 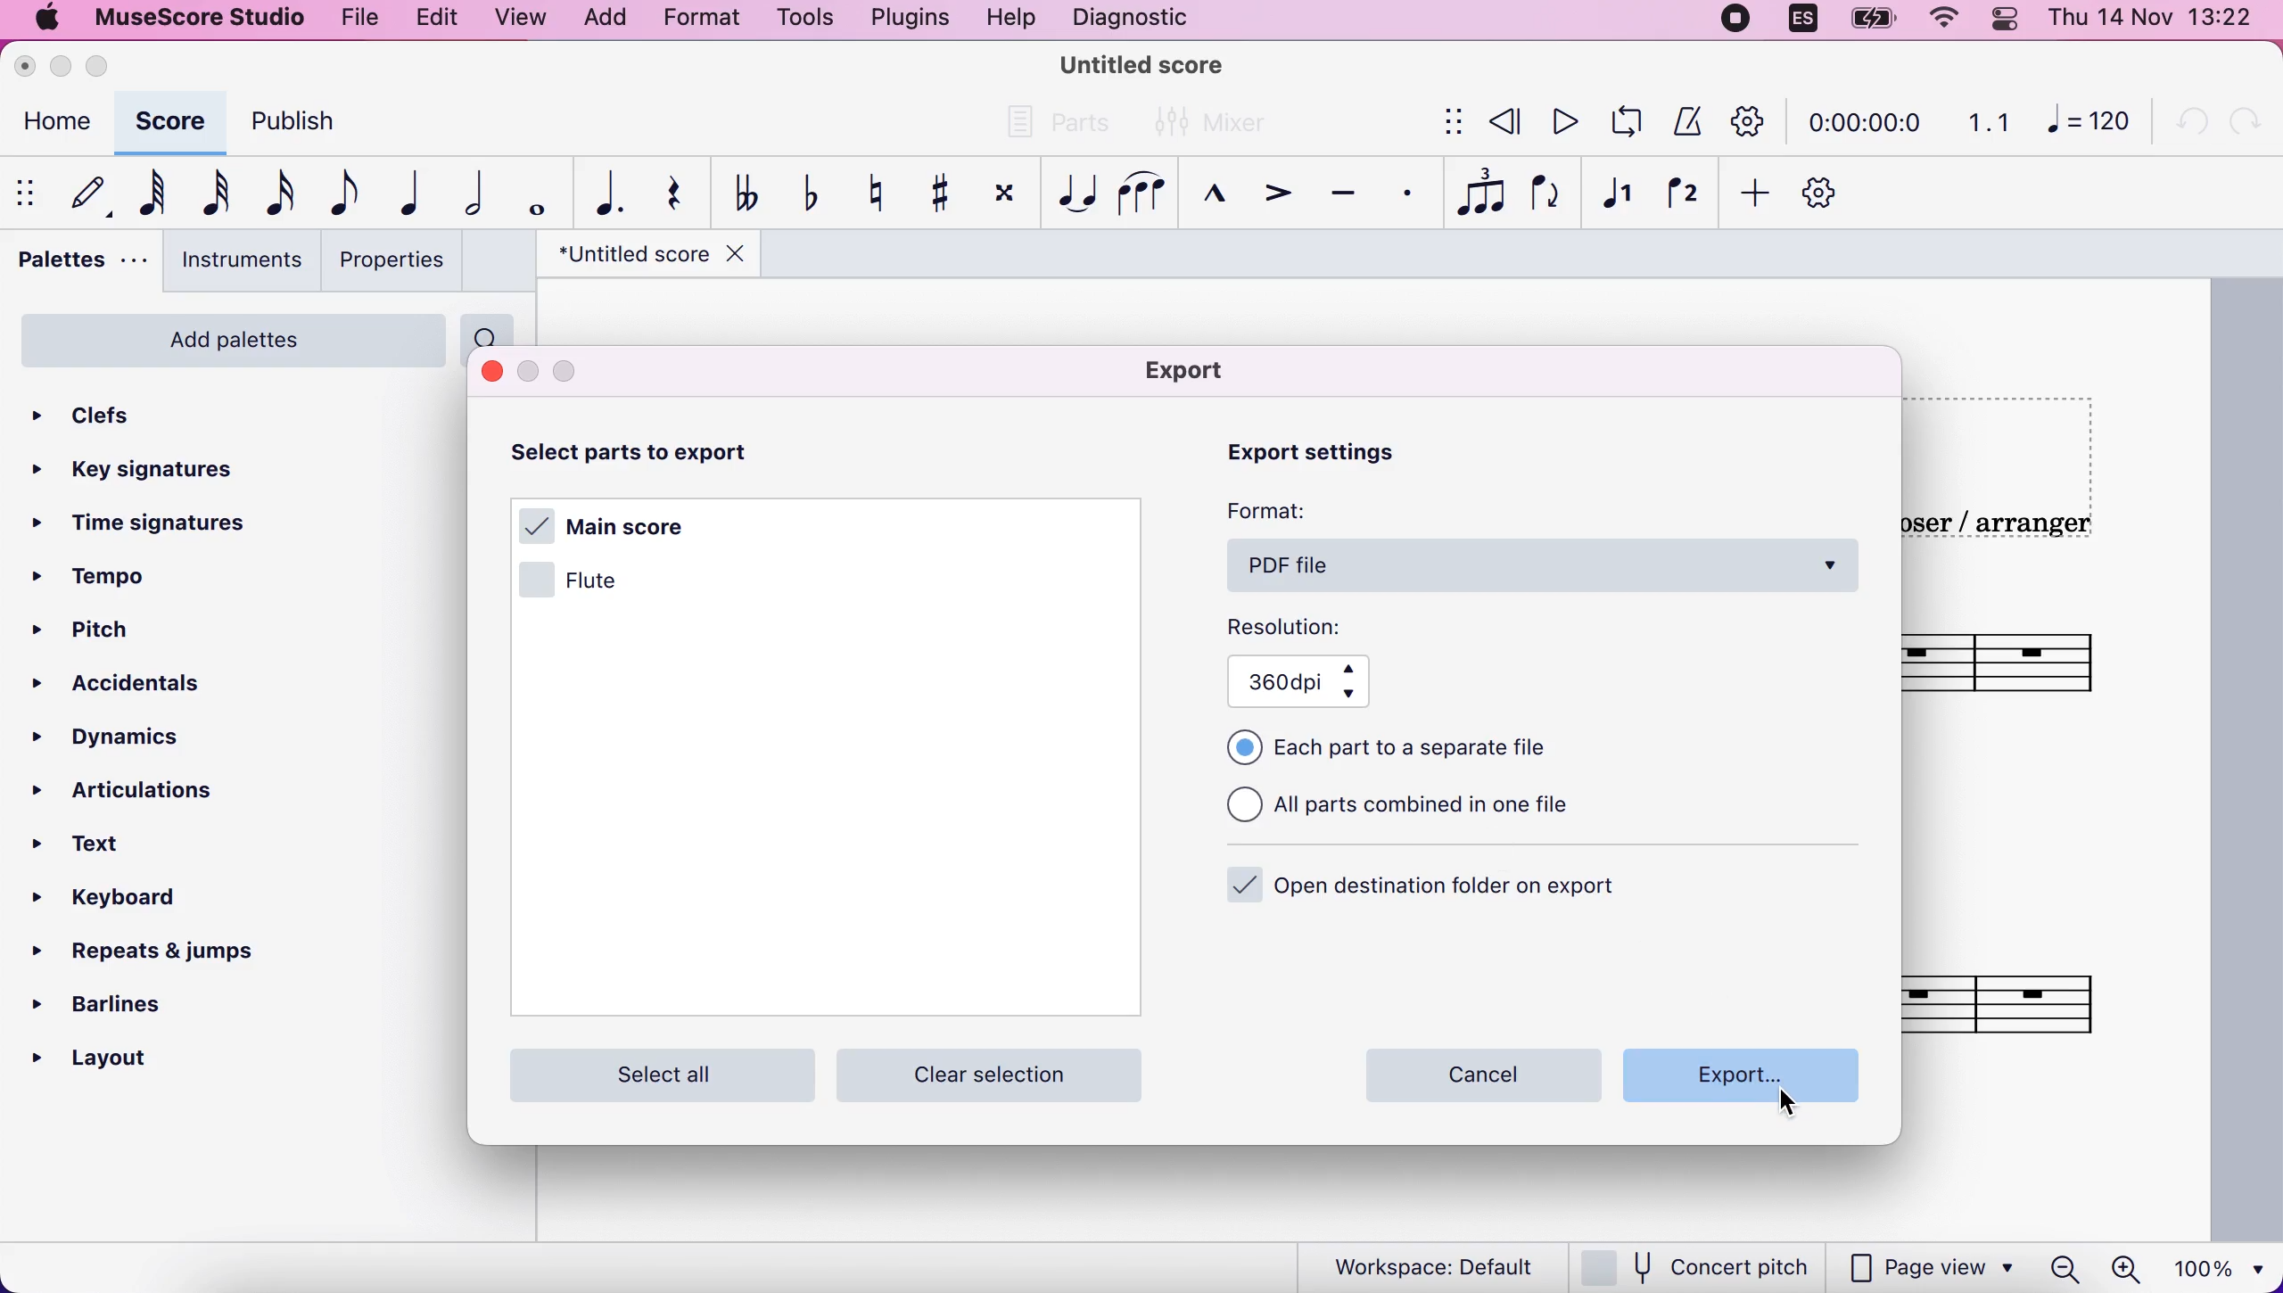 What do you see at coordinates (84, 192) in the screenshot?
I see `default` at bounding box center [84, 192].